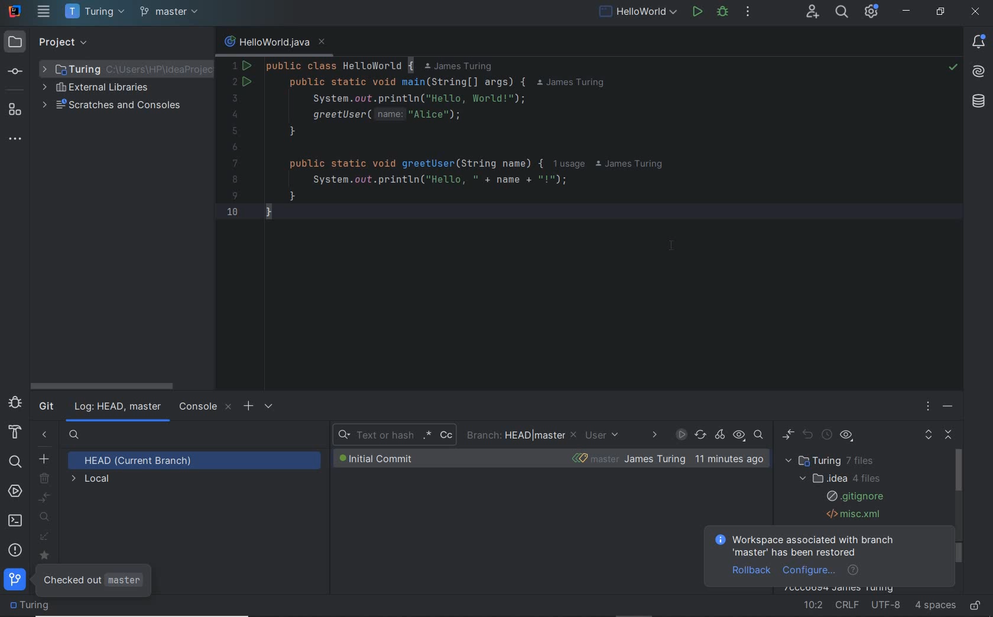  I want to click on delete branch, so click(46, 479).